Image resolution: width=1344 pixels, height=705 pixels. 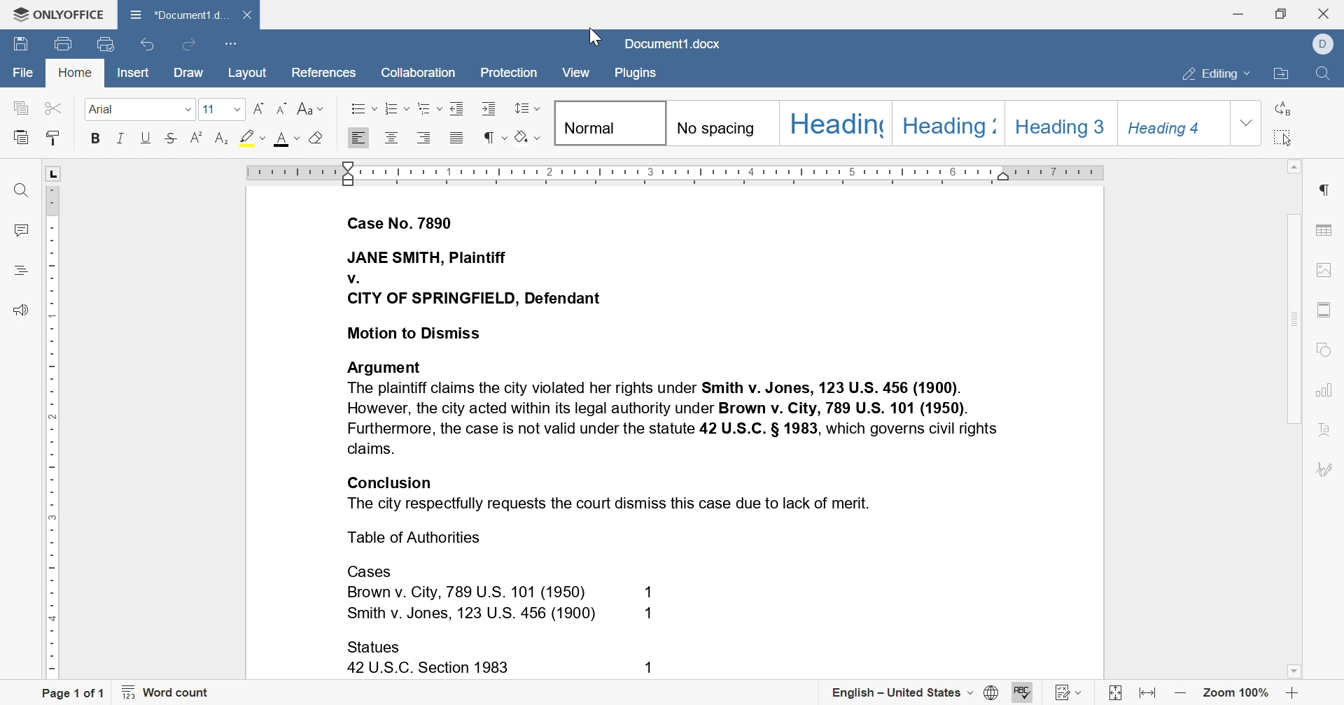 What do you see at coordinates (425, 137) in the screenshot?
I see `Align left` at bounding box center [425, 137].